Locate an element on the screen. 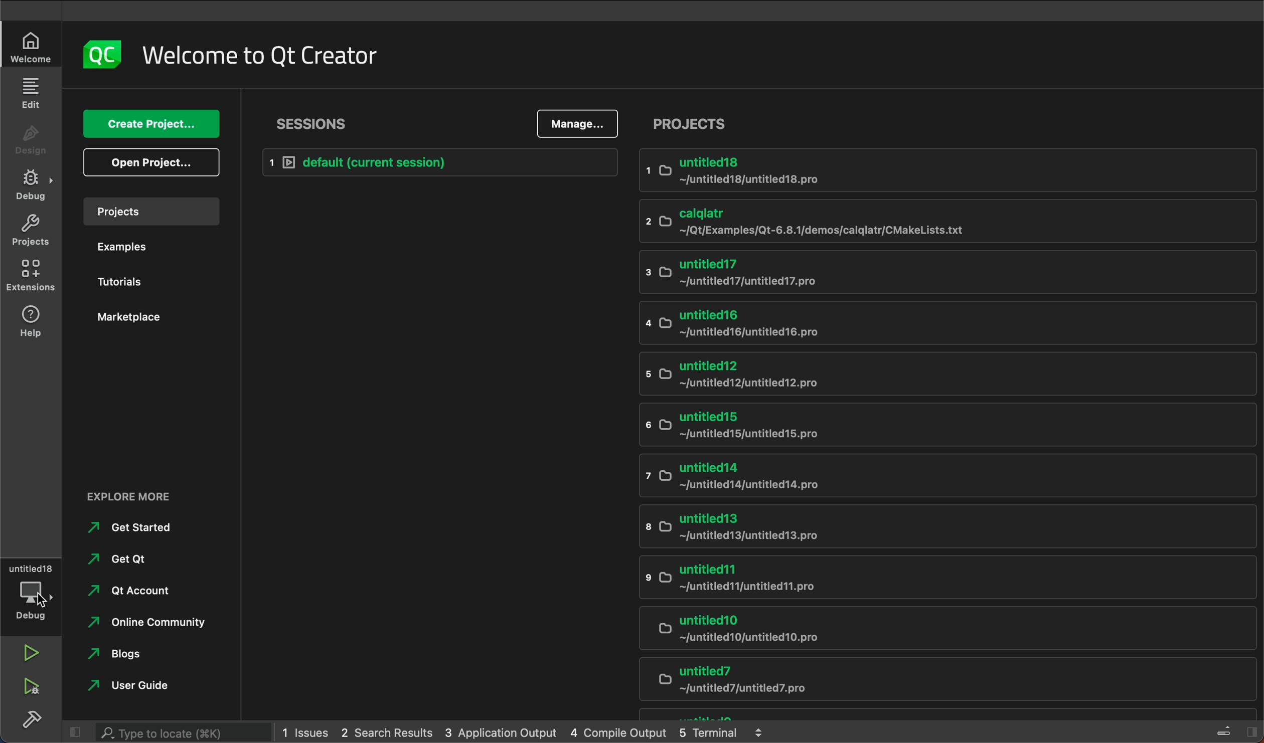  blogs is located at coordinates (117, 654).